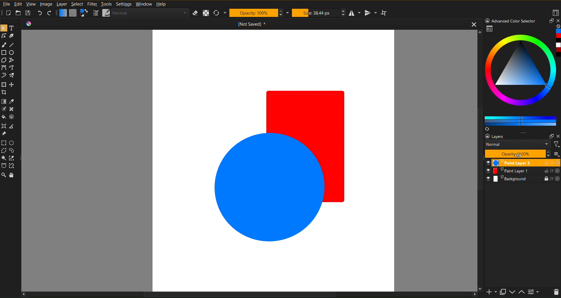  What do you see at coordinates (13, 110) in the screenshot?
I see `Color Tool` at bounding box center [13, 110].